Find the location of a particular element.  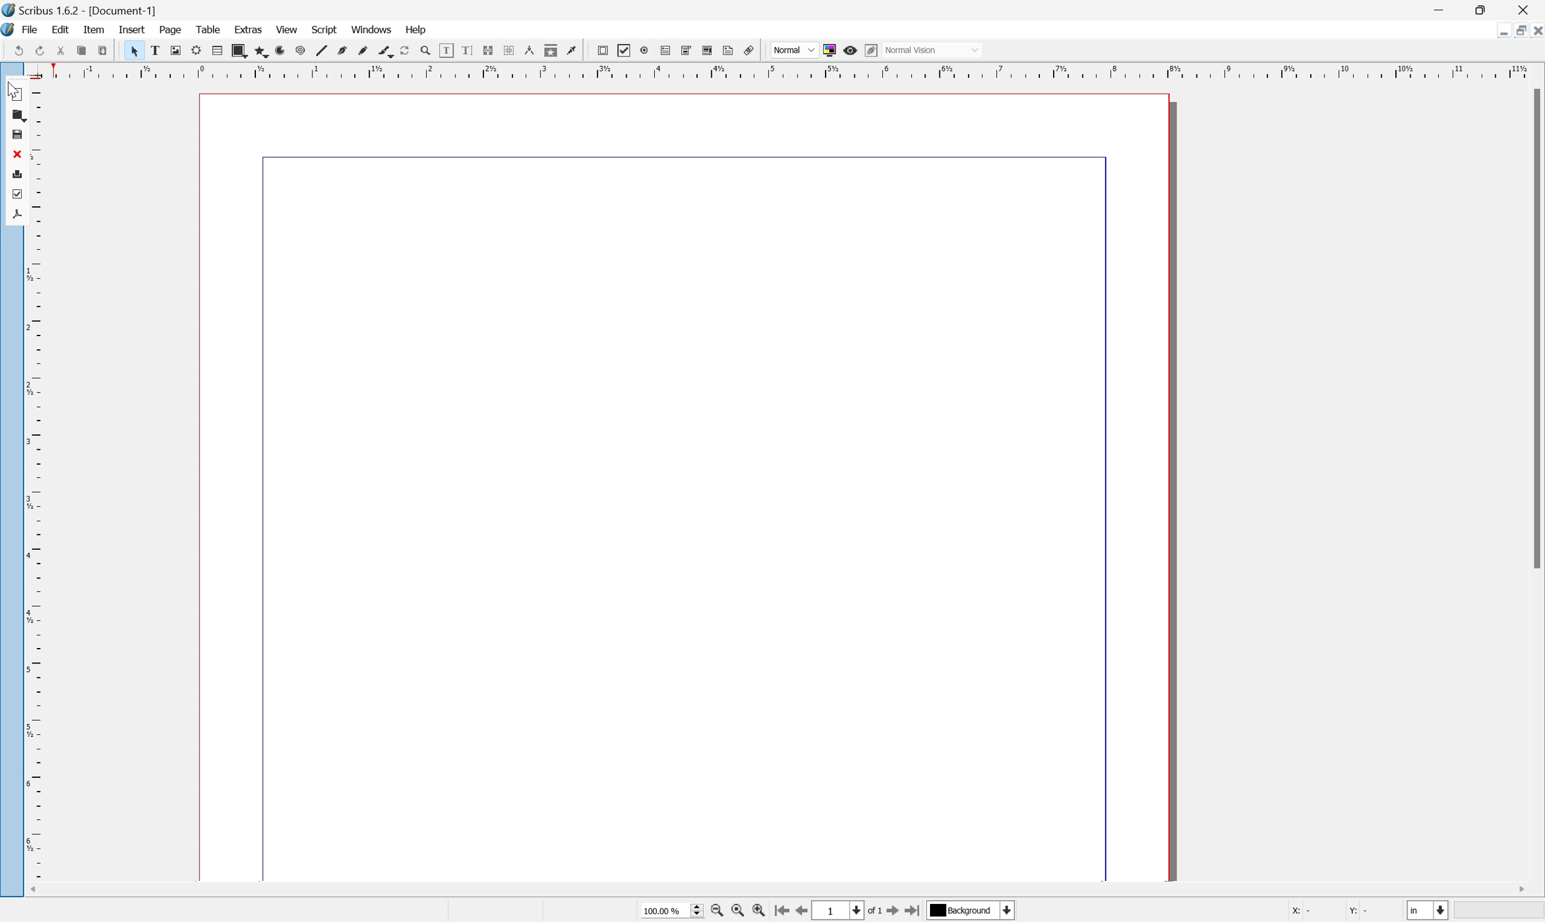

rotate item is located at coordinates (550, 50).